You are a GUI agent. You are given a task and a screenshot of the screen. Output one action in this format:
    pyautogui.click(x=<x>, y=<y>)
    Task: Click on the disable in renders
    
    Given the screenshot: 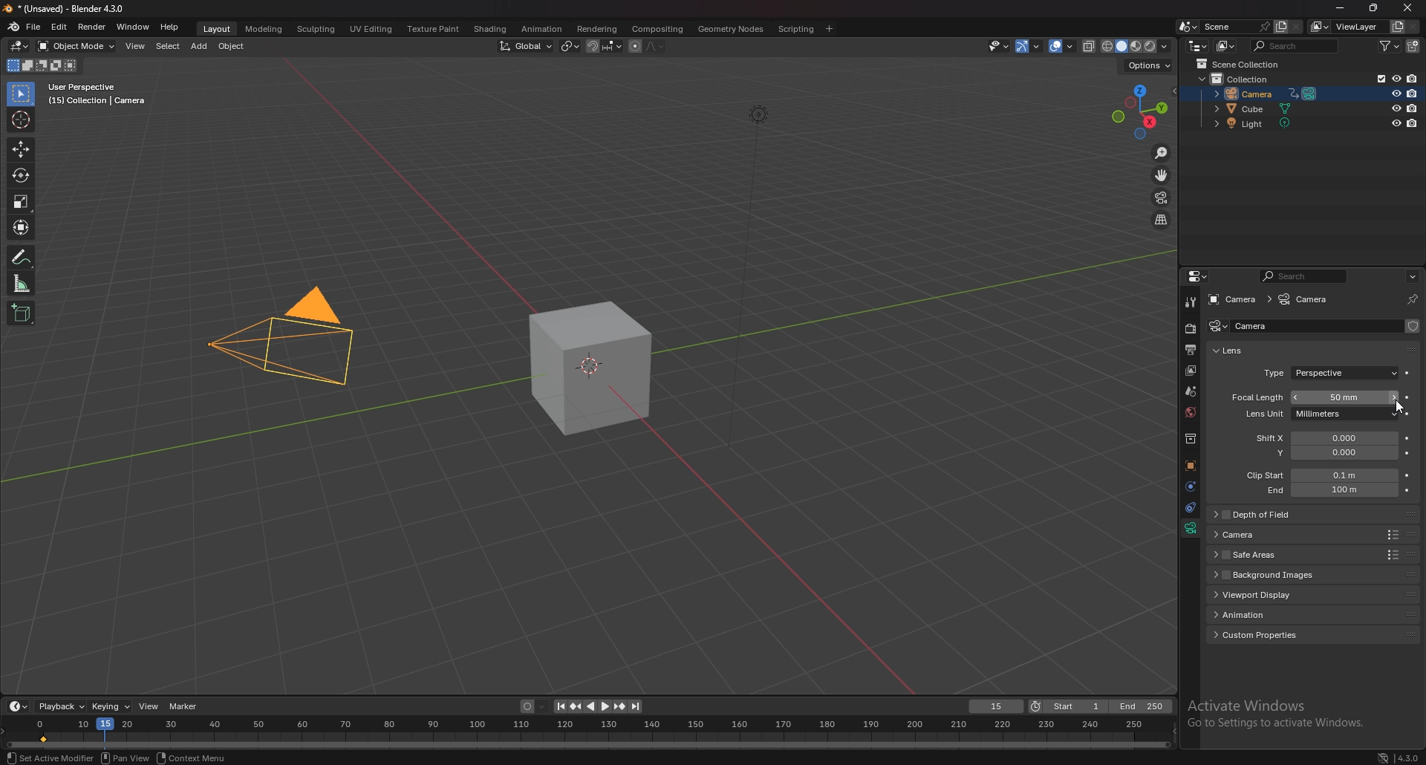 What is the action you would take?
    pyautogui.click(x=1411, y=125)
    